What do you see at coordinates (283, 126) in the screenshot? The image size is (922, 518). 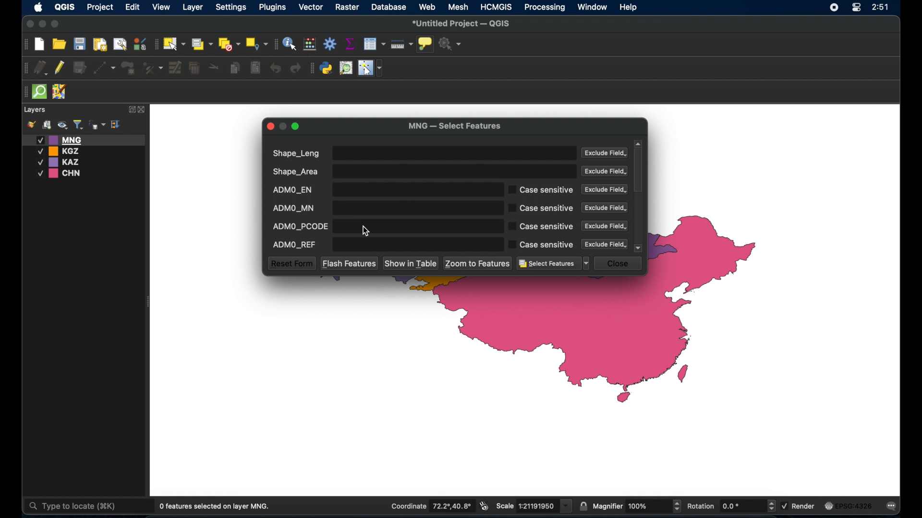 I see `inactive minimize` at bounding box center [283, 126].